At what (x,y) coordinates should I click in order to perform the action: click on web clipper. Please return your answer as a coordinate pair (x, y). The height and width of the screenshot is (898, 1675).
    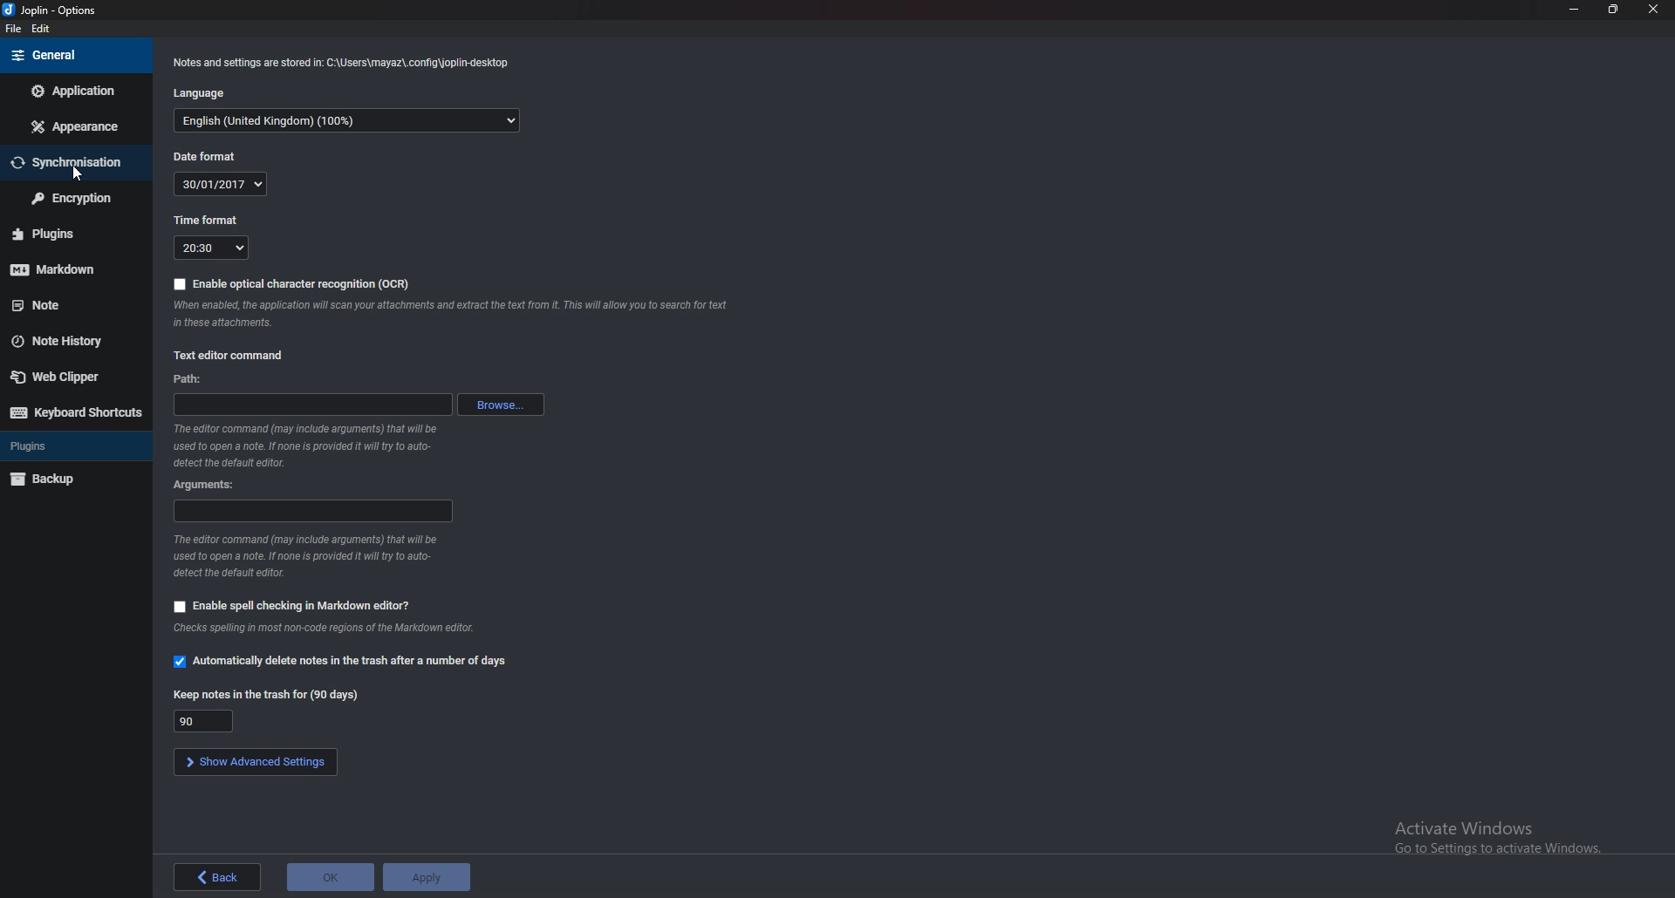
    Looking at the image, I should click on (65, 378).